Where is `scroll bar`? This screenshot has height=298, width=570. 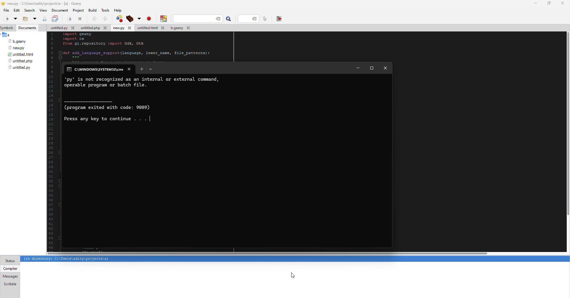
scroll bar is located at coordinates (263, 253).